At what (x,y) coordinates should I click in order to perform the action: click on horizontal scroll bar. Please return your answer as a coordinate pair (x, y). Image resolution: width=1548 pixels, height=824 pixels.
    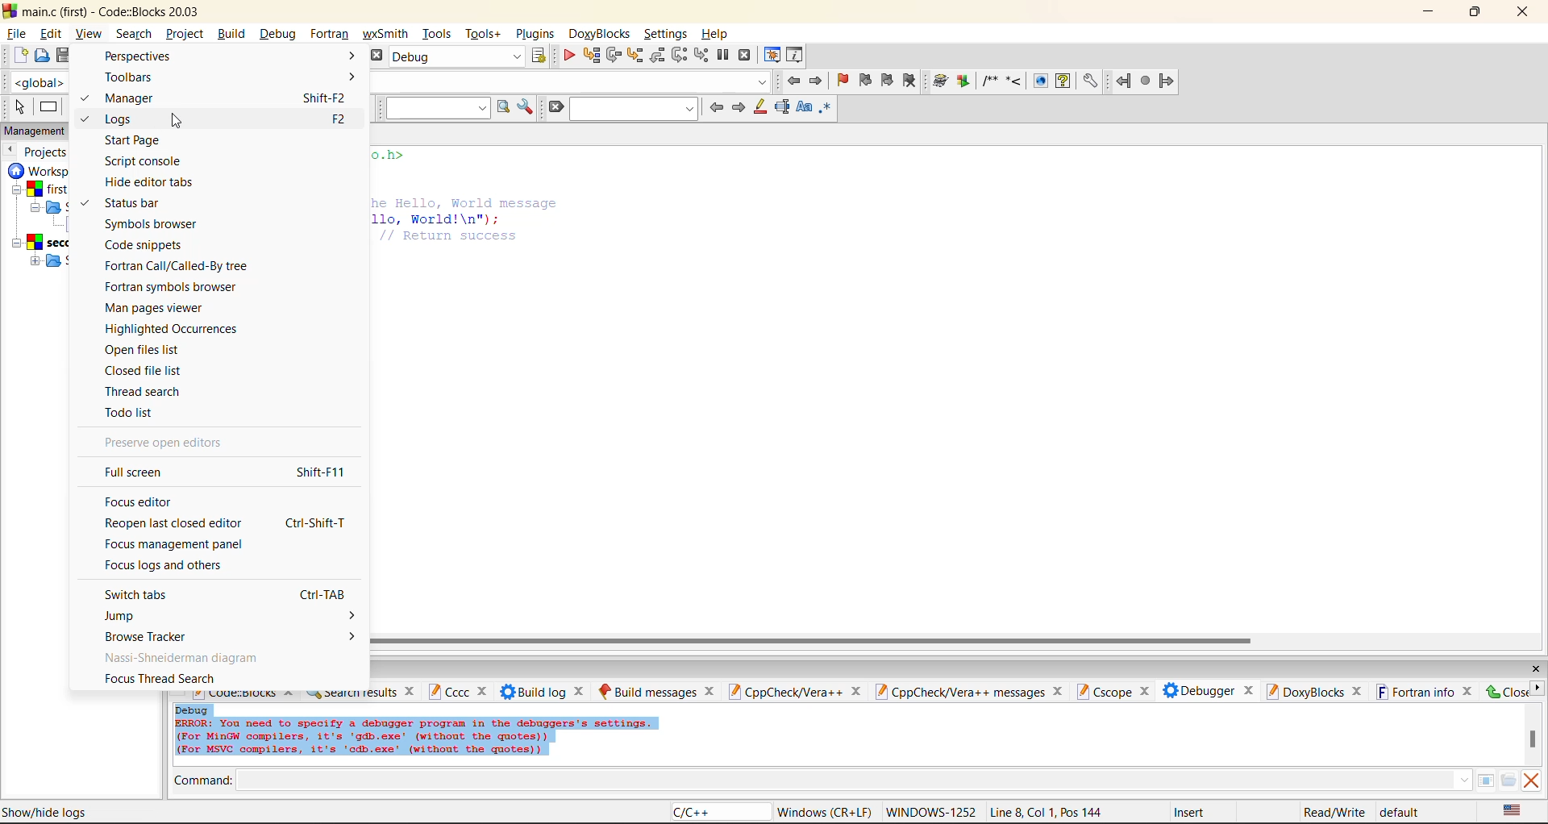
    Looking at the image, I should click on (812, 641).